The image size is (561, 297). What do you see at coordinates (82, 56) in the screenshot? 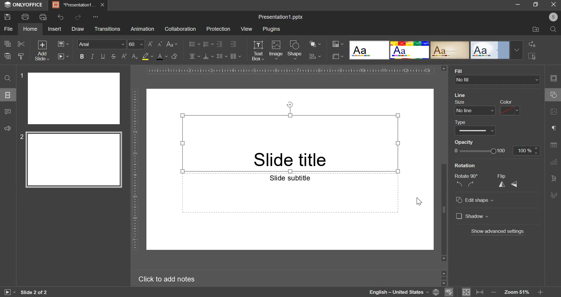
I see `bold` at bounding box center [82, 56].